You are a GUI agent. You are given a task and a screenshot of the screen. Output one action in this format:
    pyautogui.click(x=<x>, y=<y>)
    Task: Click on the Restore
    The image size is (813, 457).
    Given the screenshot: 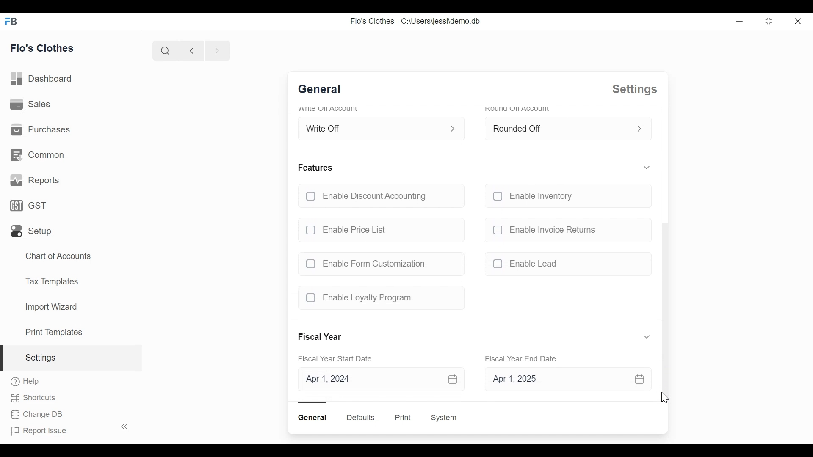 What is the action you would take?
    pyautogui.click(x=768, y=21)
    